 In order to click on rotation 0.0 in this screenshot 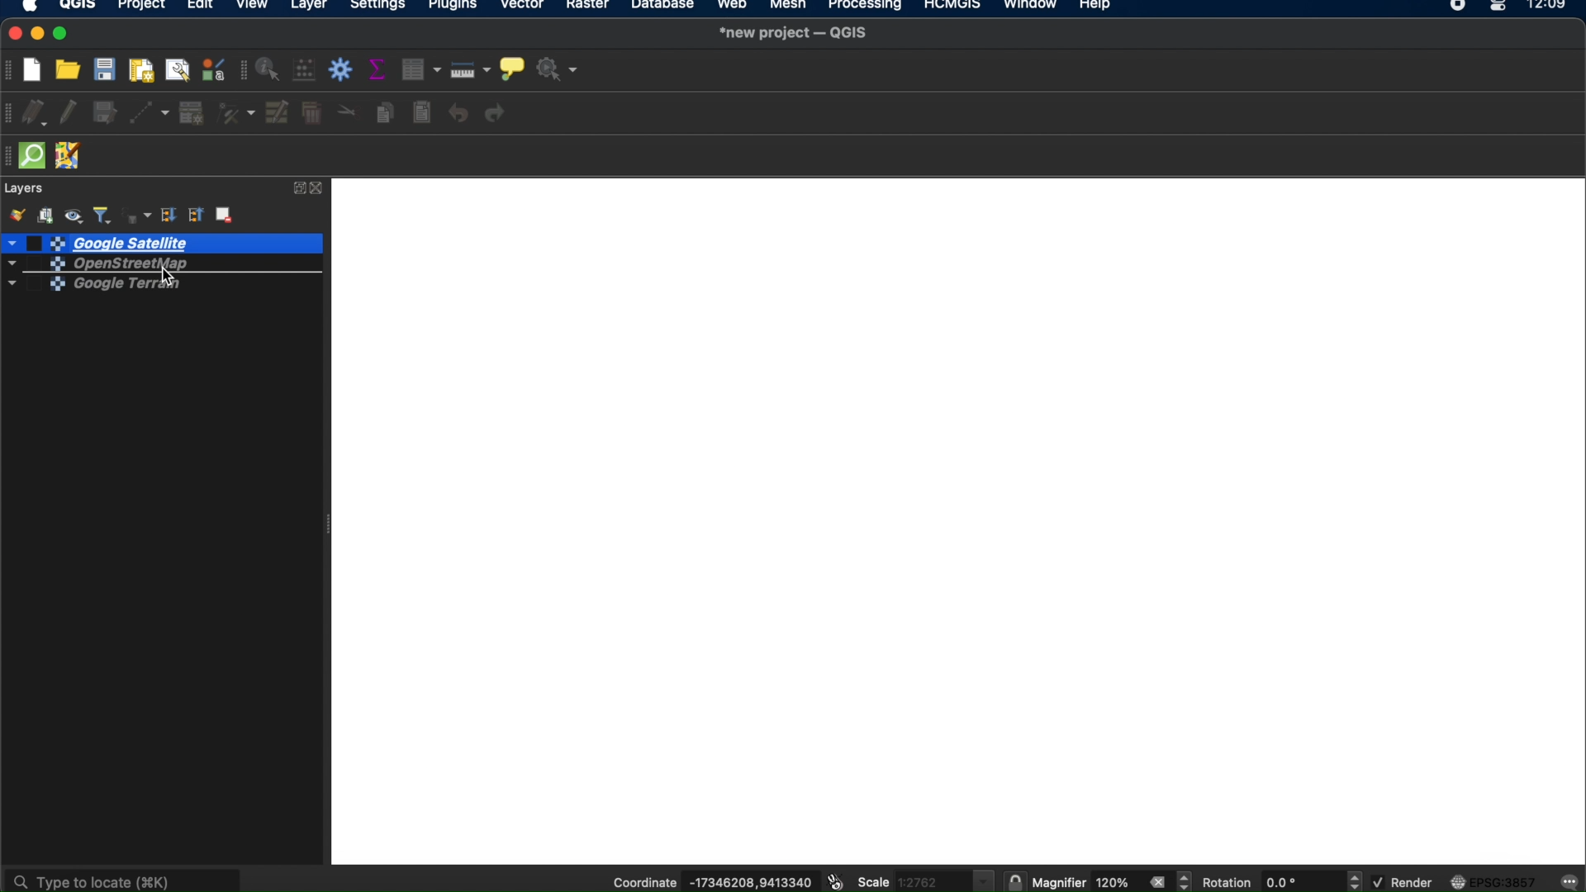, I will do `click(1260, 882)`.